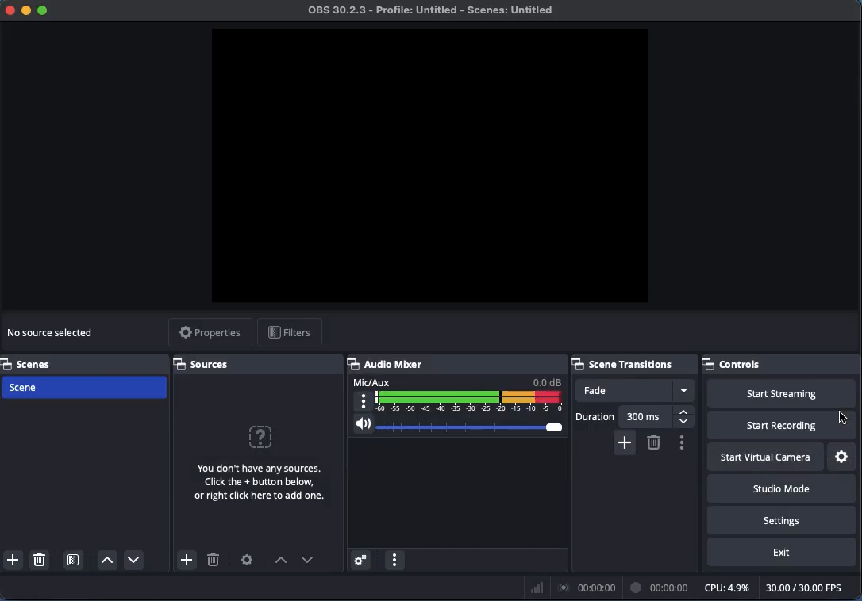  What do you see at coordinates (548, 381) in the screenshot?
I see `dB` at bounding box center [548, 381].